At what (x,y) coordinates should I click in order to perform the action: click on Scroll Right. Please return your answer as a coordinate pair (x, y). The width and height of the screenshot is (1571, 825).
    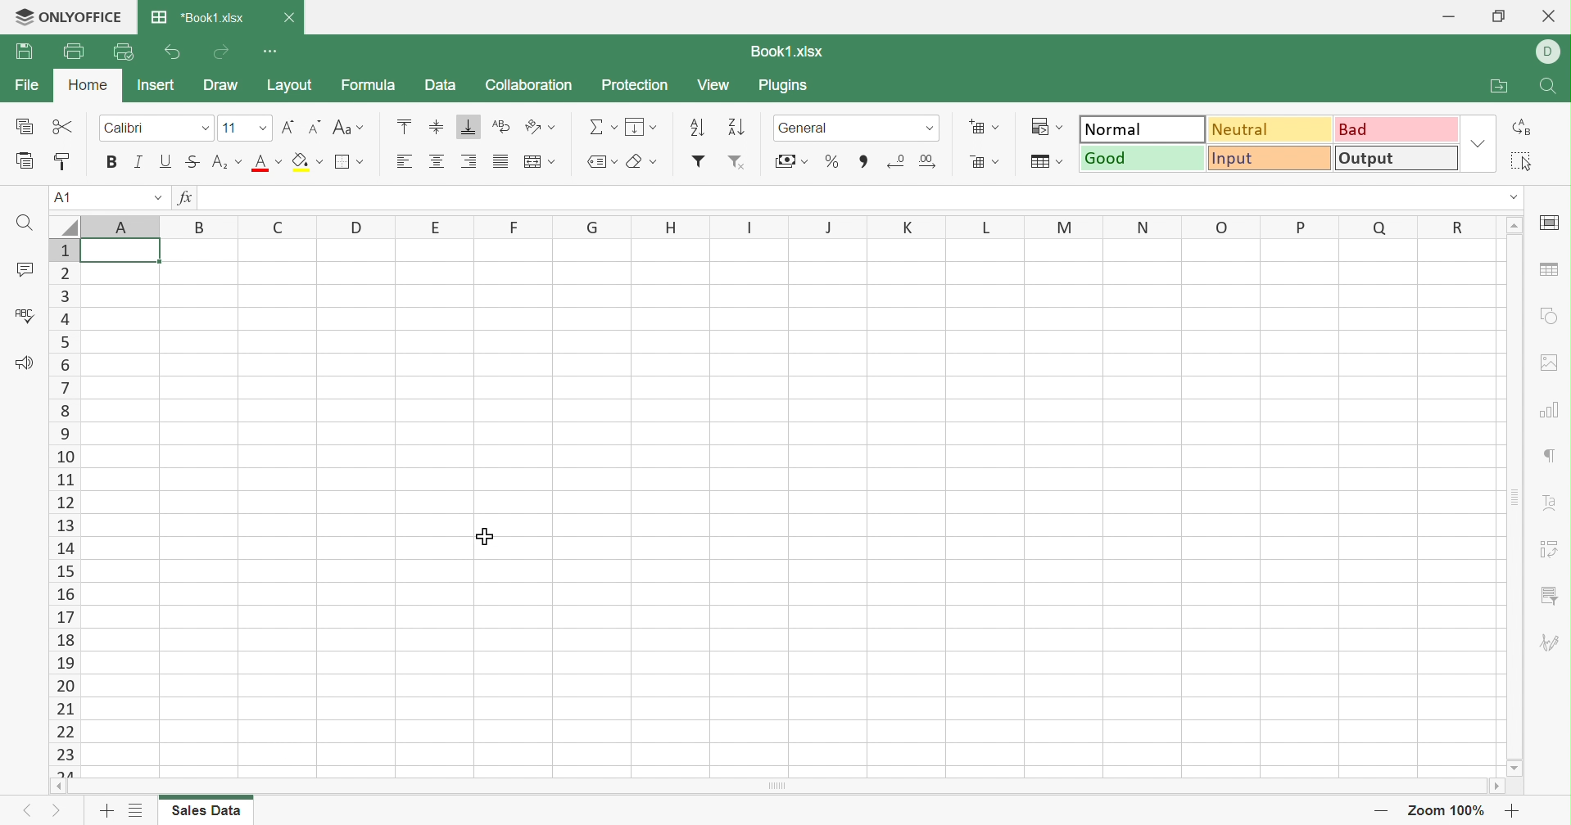
    Looking at the image, I should click on (1493, 786).